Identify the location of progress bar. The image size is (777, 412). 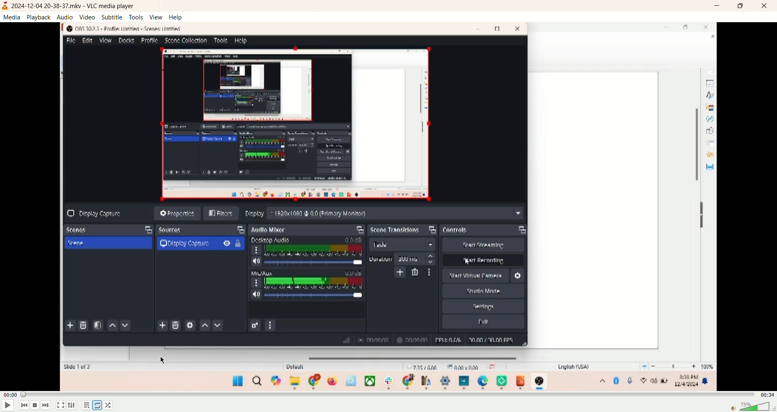
(387, 395).